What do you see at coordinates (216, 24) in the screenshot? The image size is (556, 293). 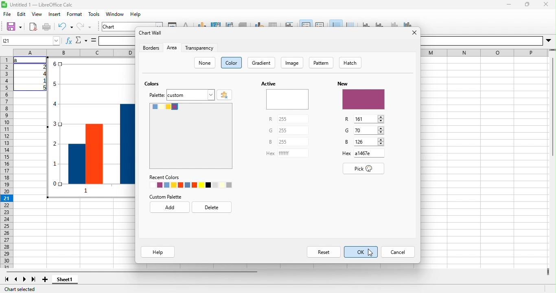 I see `chart area` at bounding box center [216, 24].